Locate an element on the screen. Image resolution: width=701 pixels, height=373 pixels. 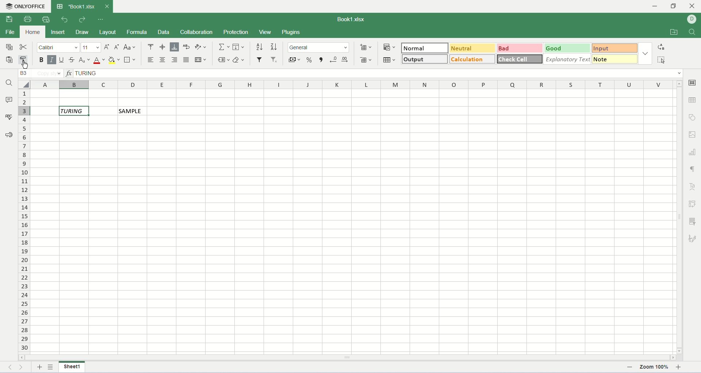
paste is located at coordinates (7, 60).